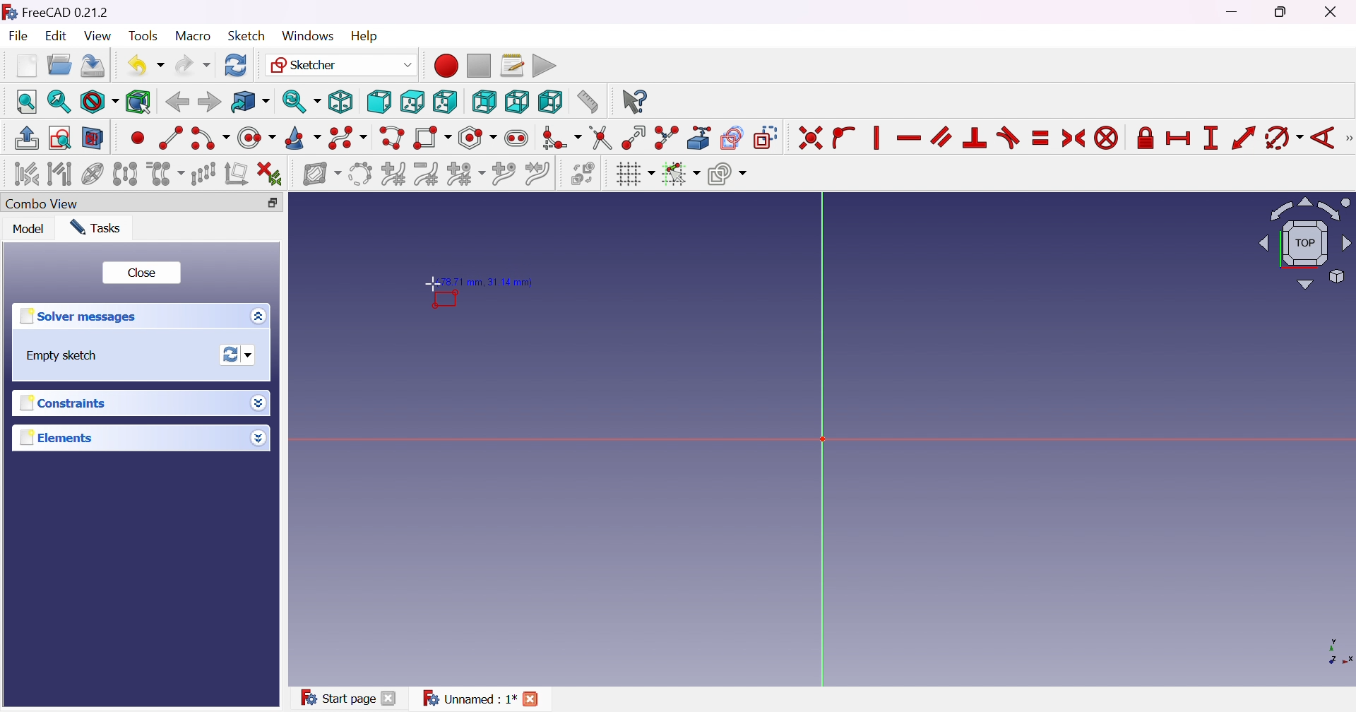 The width and height of the screenshot is (1356, 712). I want to click on Toggle grid, so click(634, 174).